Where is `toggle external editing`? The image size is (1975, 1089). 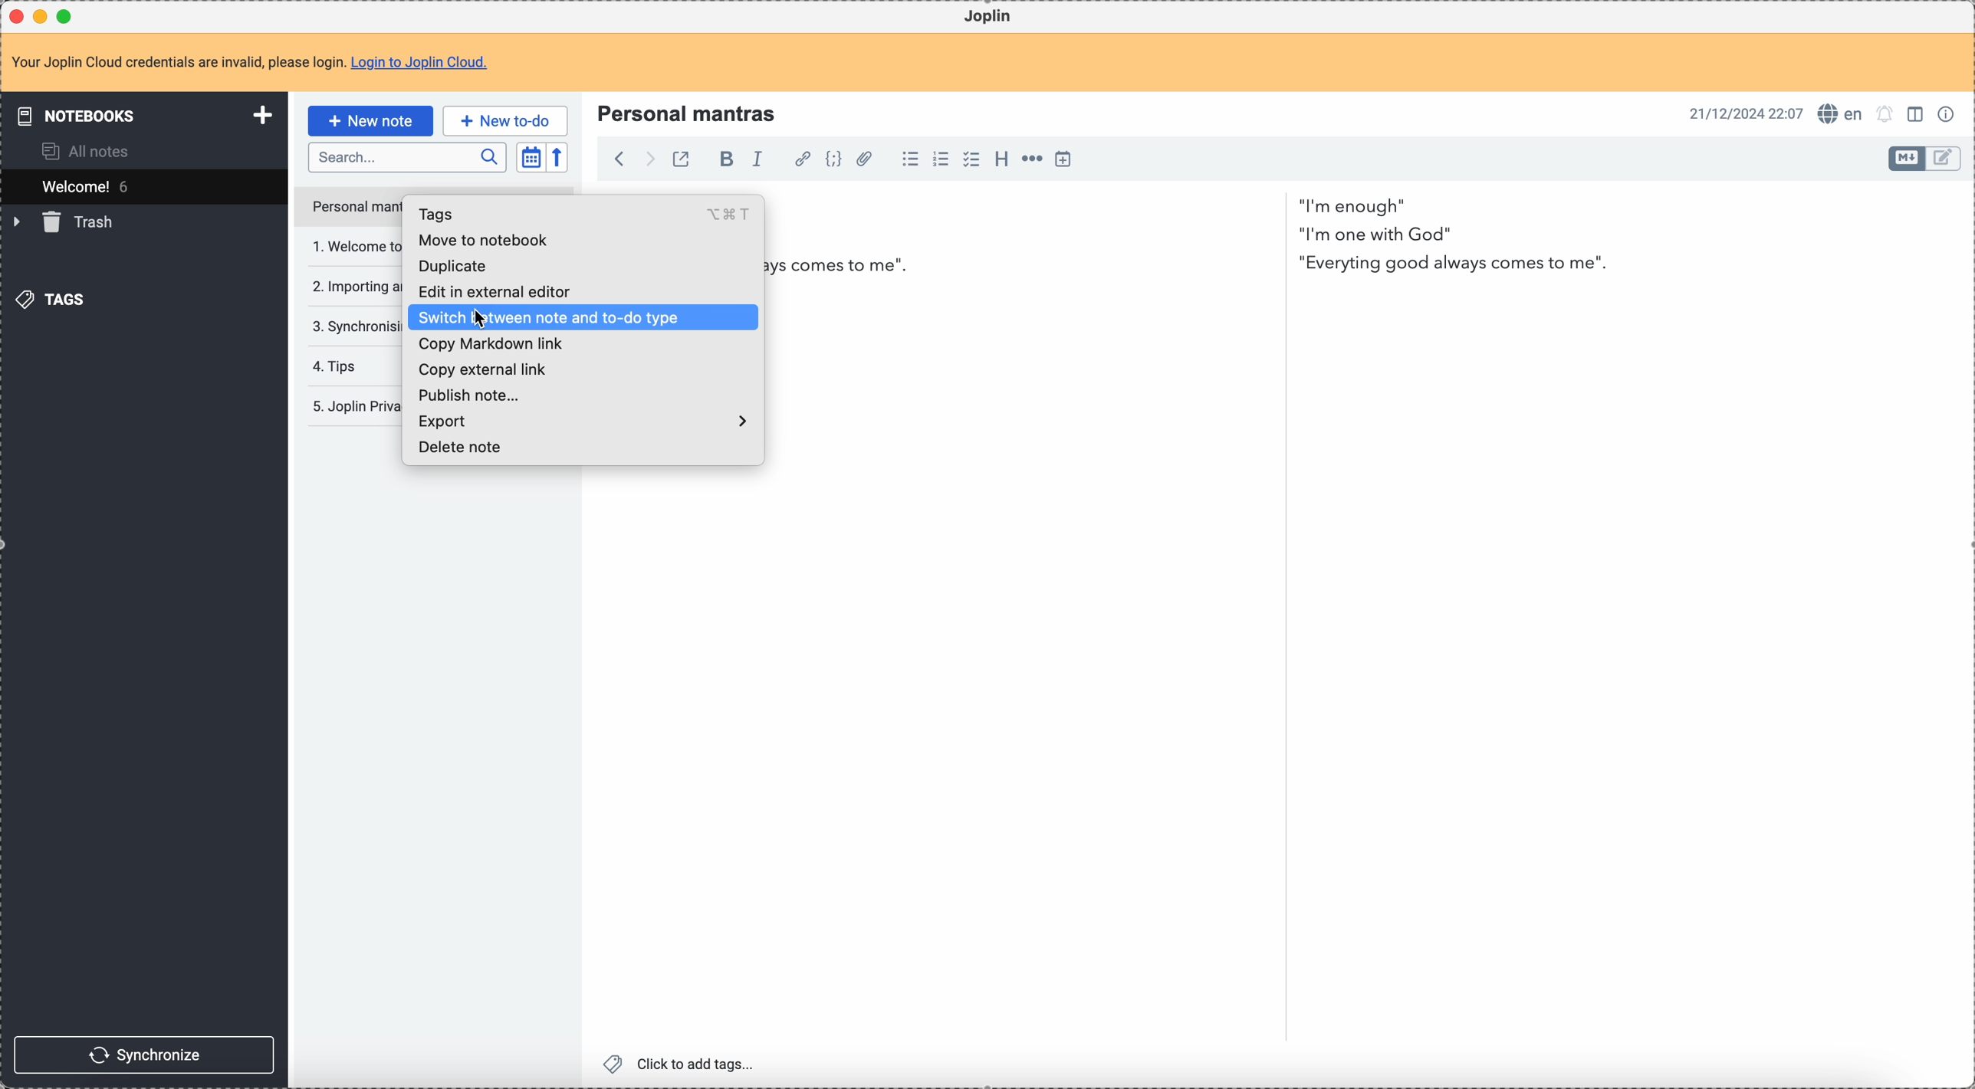
toggle external editing is located at coordinates (683, 161).